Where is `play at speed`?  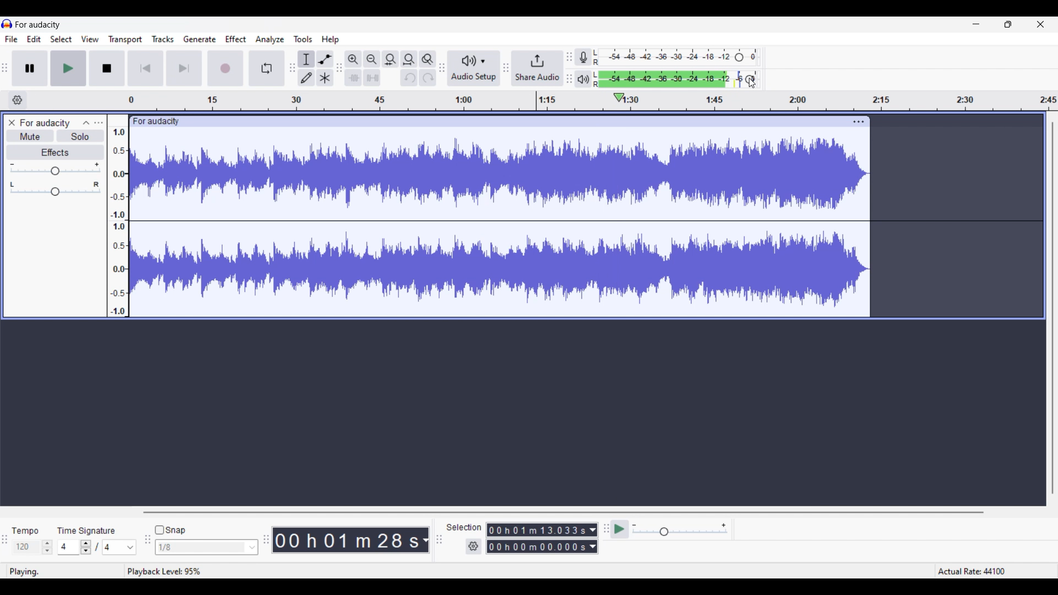 play at speed is located at coordinates (618, 529).